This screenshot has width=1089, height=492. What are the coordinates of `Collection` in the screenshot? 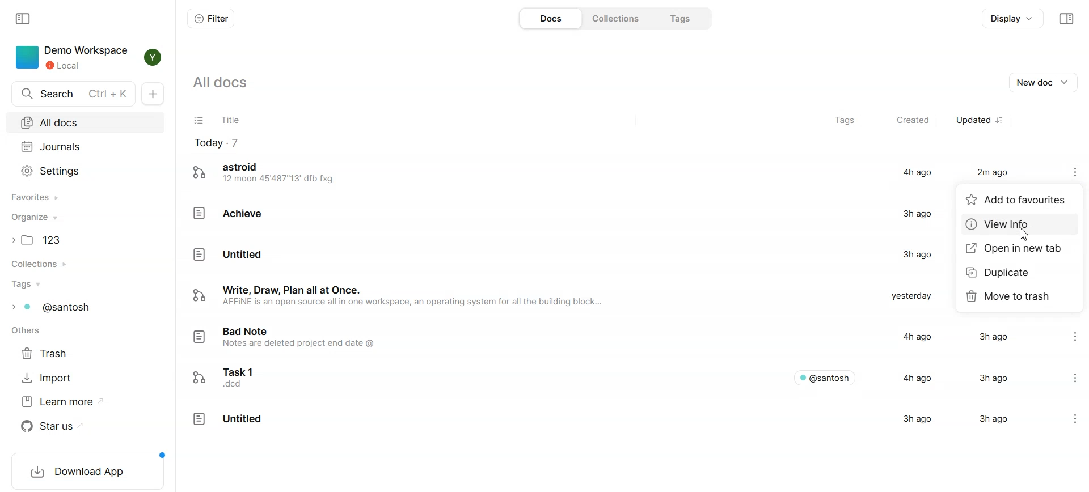 It's located at (85, 264).